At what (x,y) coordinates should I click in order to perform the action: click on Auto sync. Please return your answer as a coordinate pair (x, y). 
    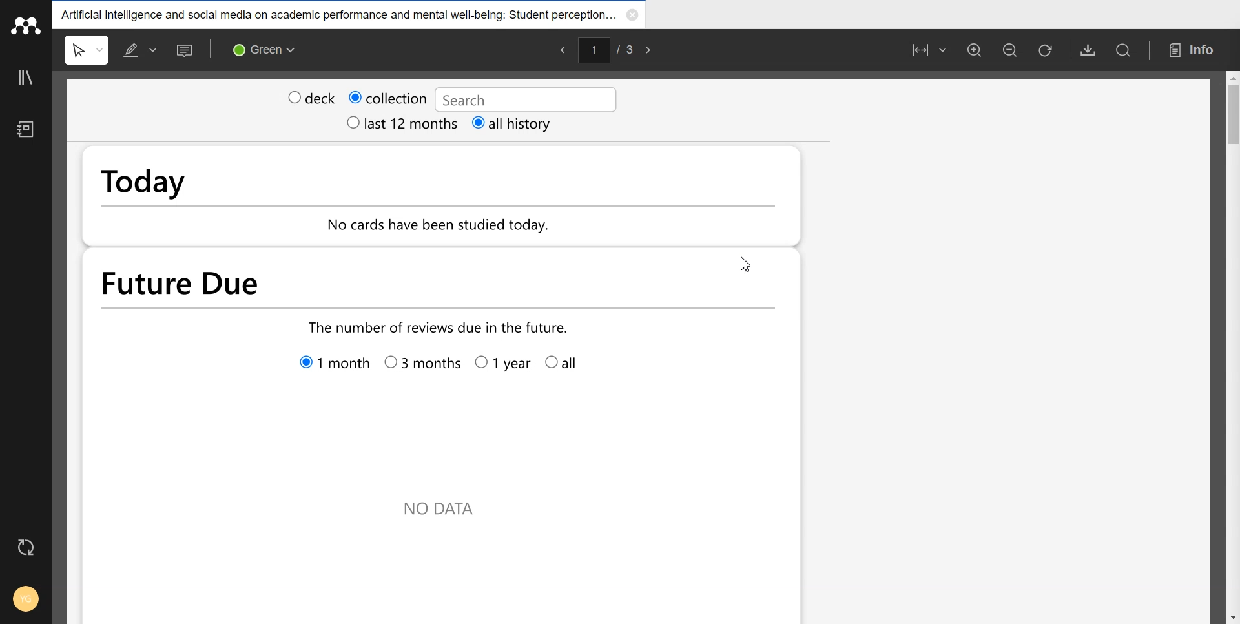
    Looking at the image, I should click on (28, 548).